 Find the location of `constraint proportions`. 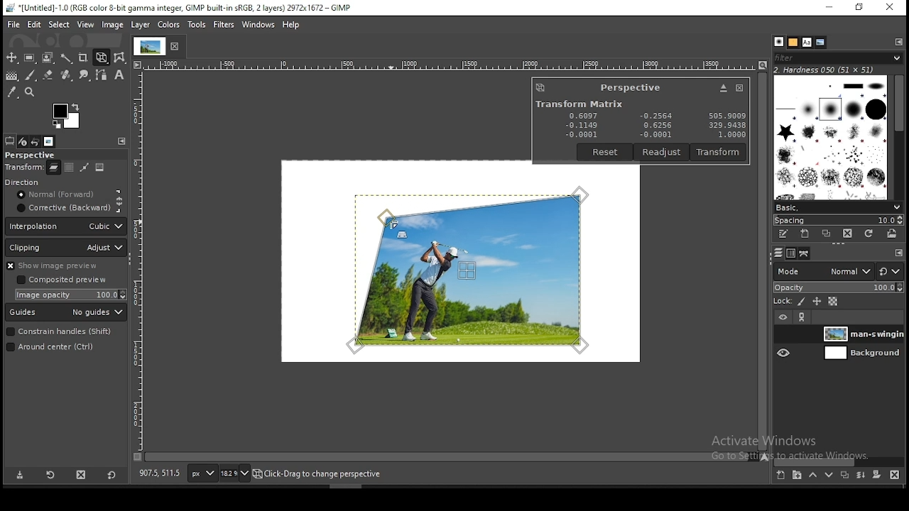

constraint proportions is located at coordinates (120, 200).